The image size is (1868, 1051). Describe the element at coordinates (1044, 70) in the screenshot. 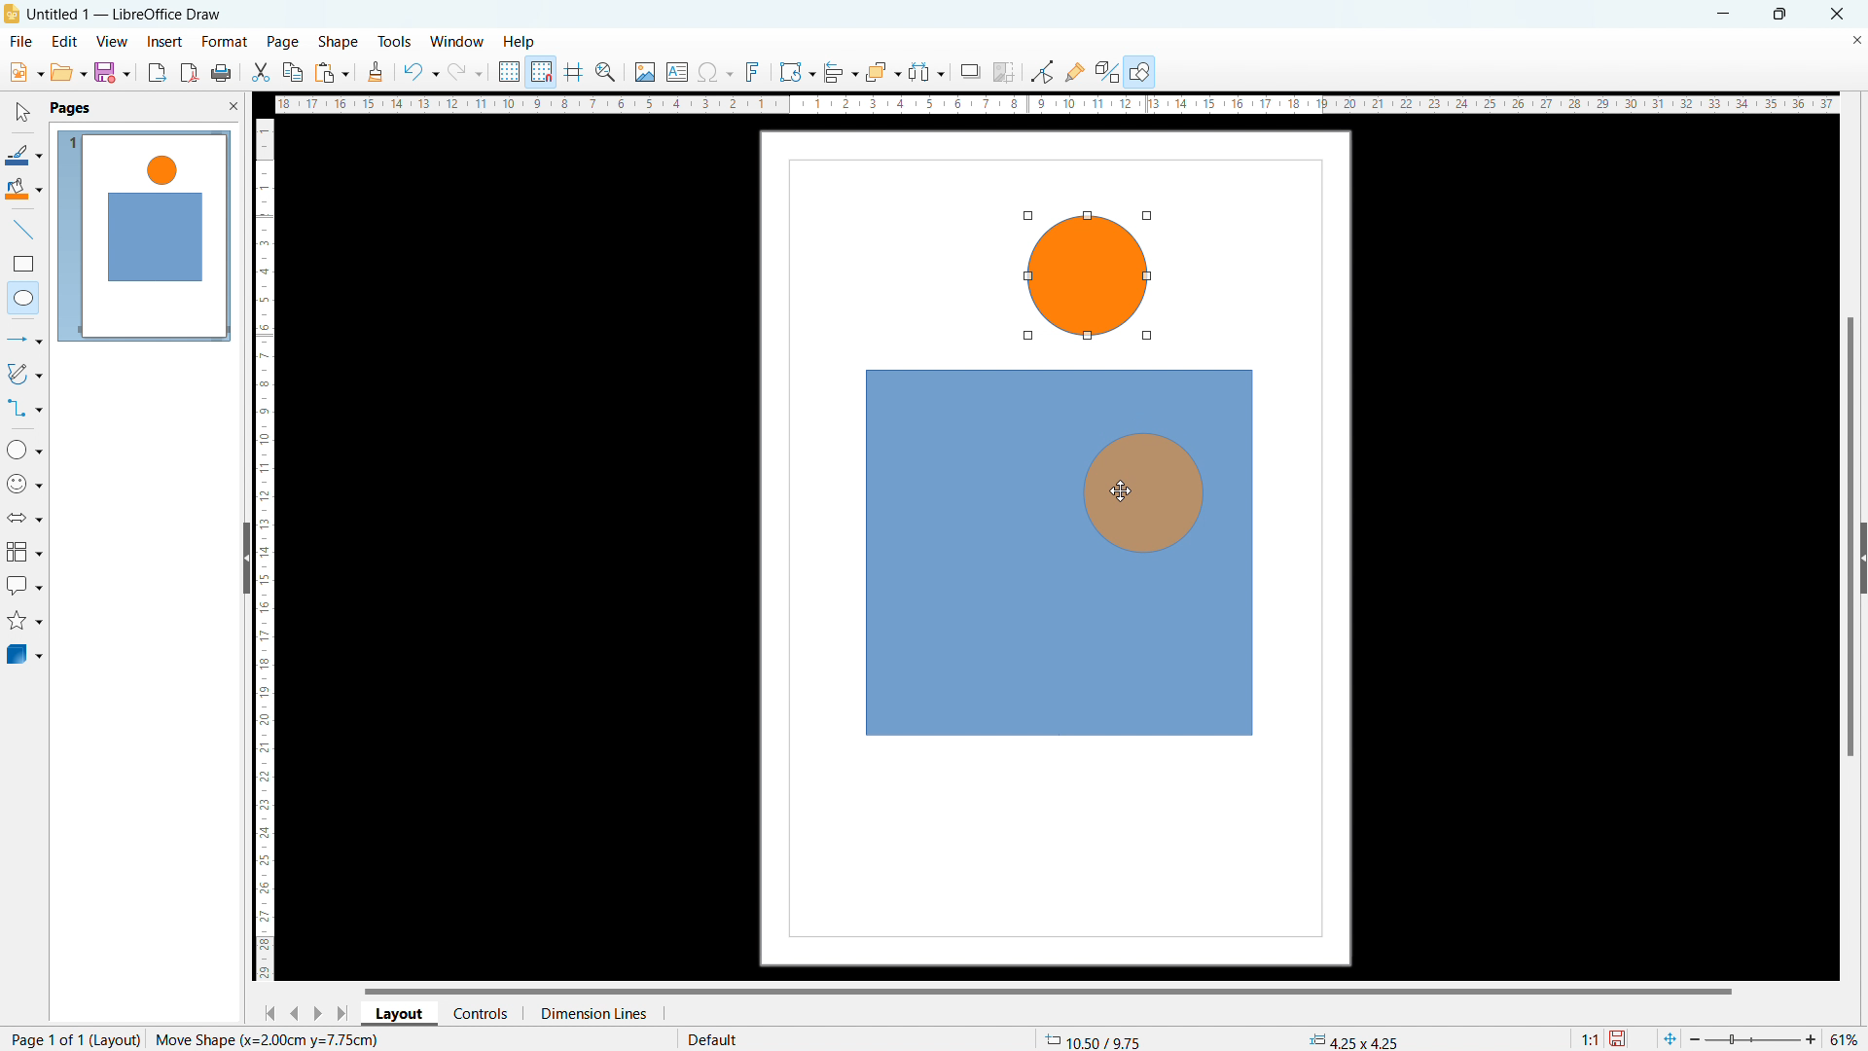

I see `toggle point edit mode` at that location.